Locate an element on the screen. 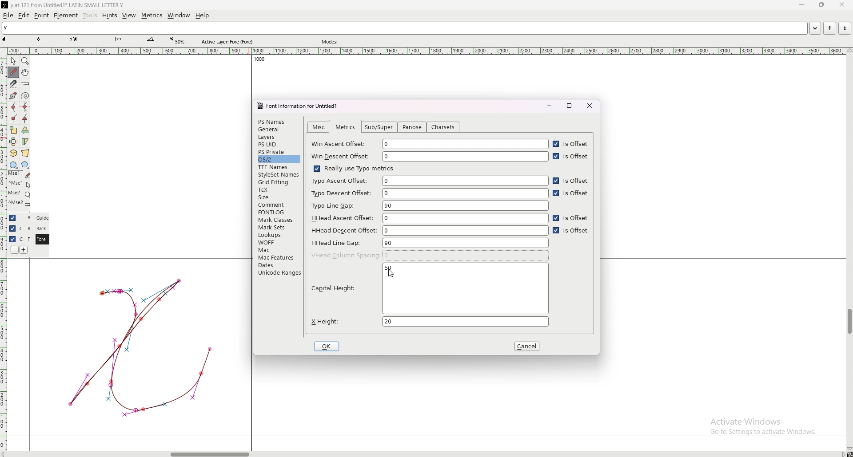 This screenshot has height=457, width=853. charsets is located at coordinates (443, 127).